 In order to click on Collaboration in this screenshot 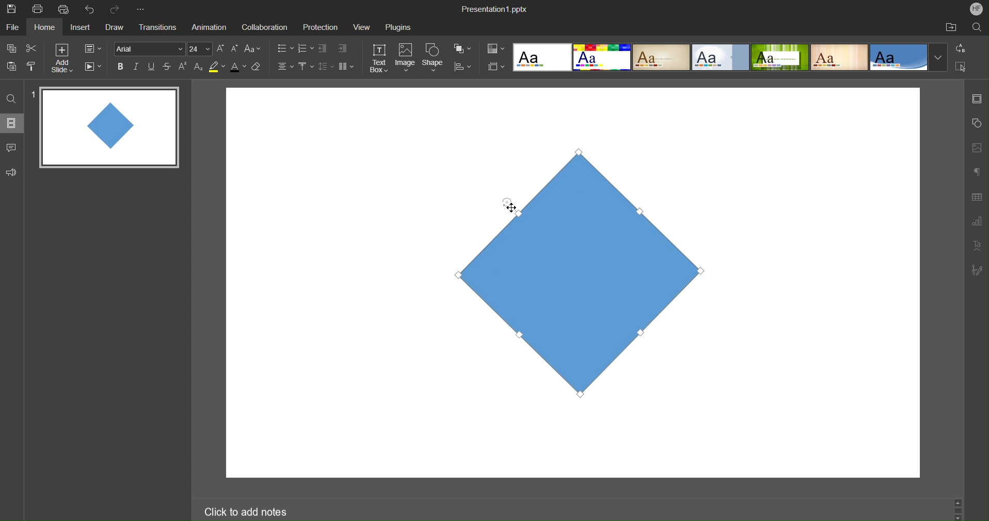, I will do `click(263, 25)`.